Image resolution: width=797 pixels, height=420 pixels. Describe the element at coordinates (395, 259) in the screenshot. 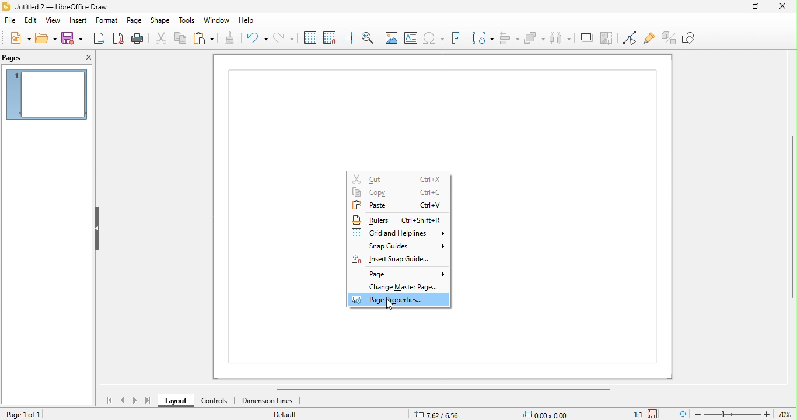

I see `insert snap guides` at that location.